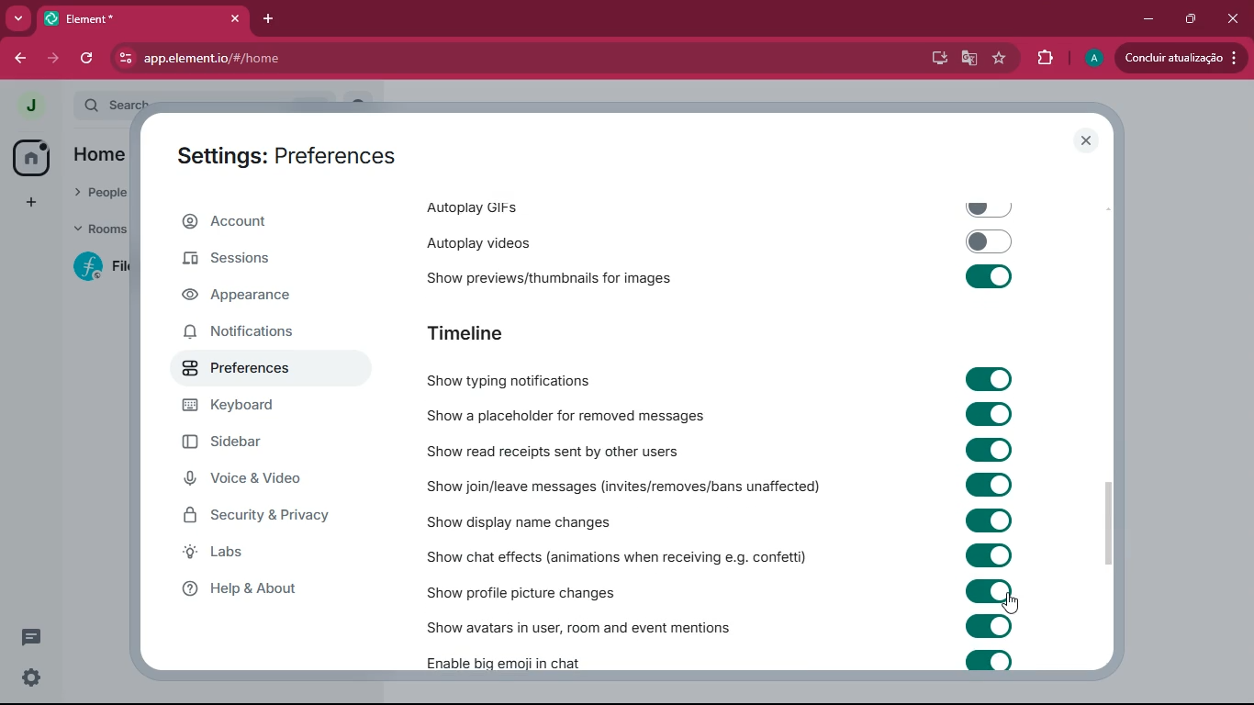  What do you see at coordinates (721, 449) in the screenshot?
I see `Show read receipts sent by other users` at bounding box center [721, 449].